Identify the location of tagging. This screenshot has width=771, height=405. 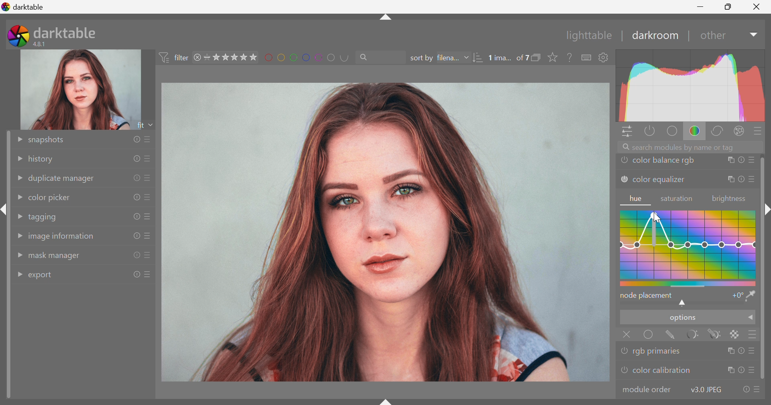
(44, 217).